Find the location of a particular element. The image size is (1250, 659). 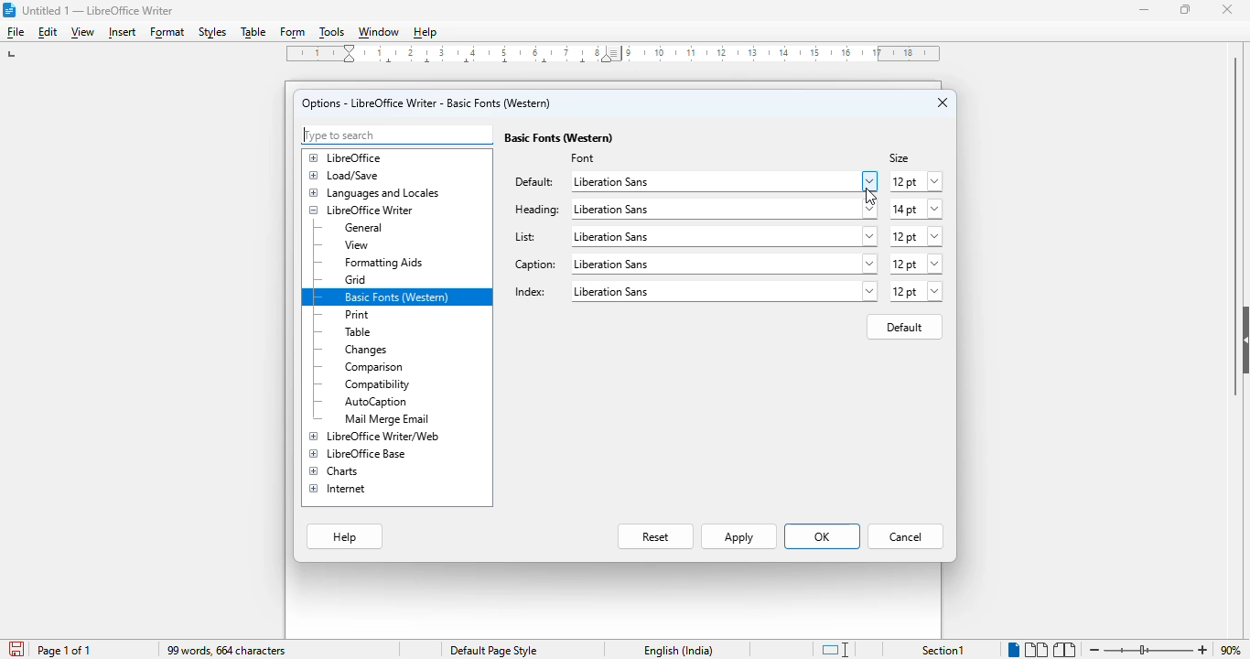

standard selection is located at coordinates (835, 650).